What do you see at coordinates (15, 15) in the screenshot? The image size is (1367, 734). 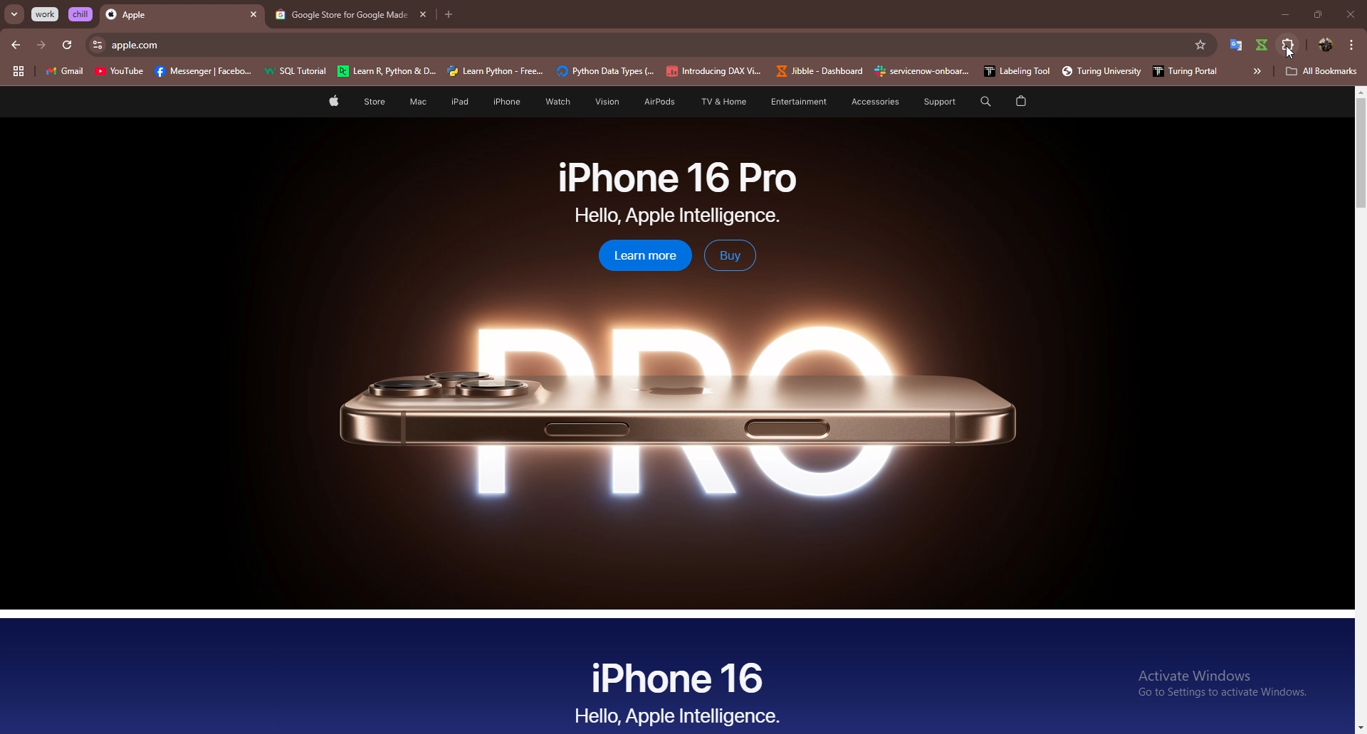 I see `search tabs` at bounding box center [15, 15].